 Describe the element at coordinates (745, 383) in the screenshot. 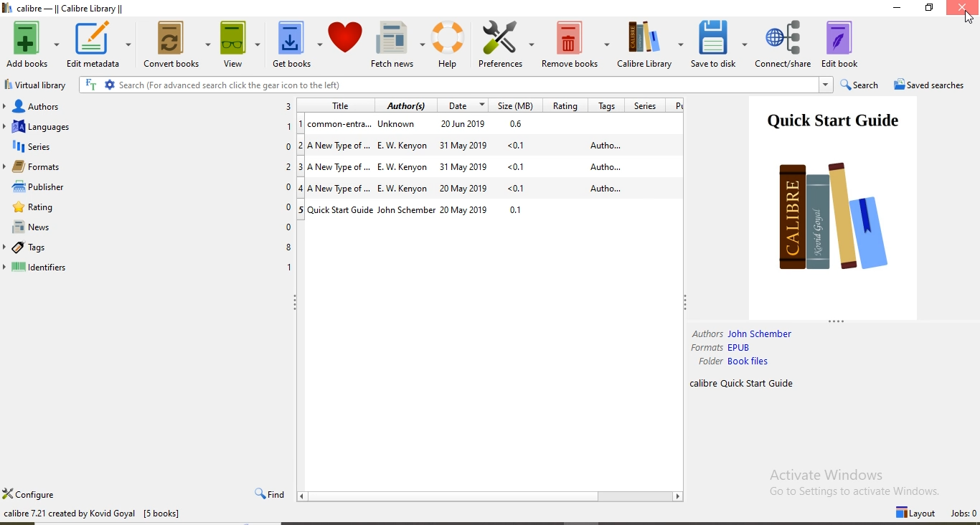

I see `calibre Quick Start Guide` at that location.